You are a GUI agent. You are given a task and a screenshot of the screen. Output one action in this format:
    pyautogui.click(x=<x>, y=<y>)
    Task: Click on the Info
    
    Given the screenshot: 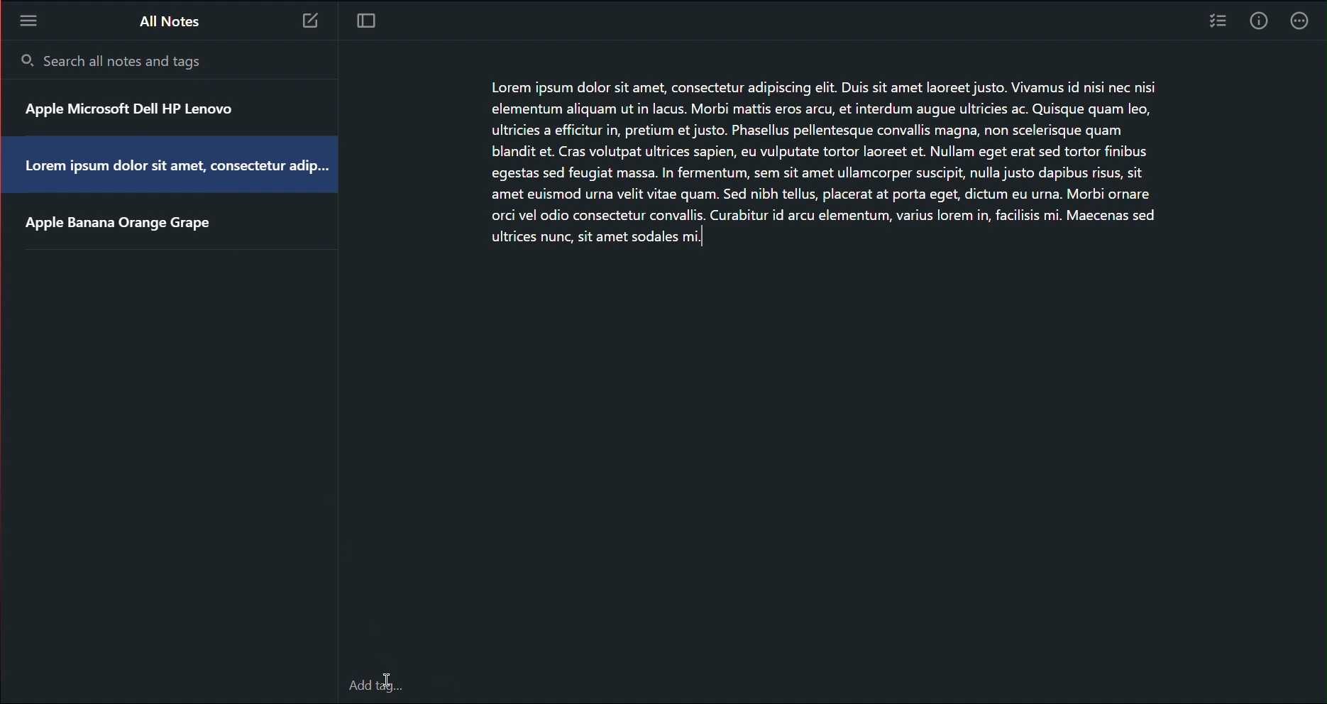 What is the action you would take?
    pyautogui.click(x=1257, y=24)
    